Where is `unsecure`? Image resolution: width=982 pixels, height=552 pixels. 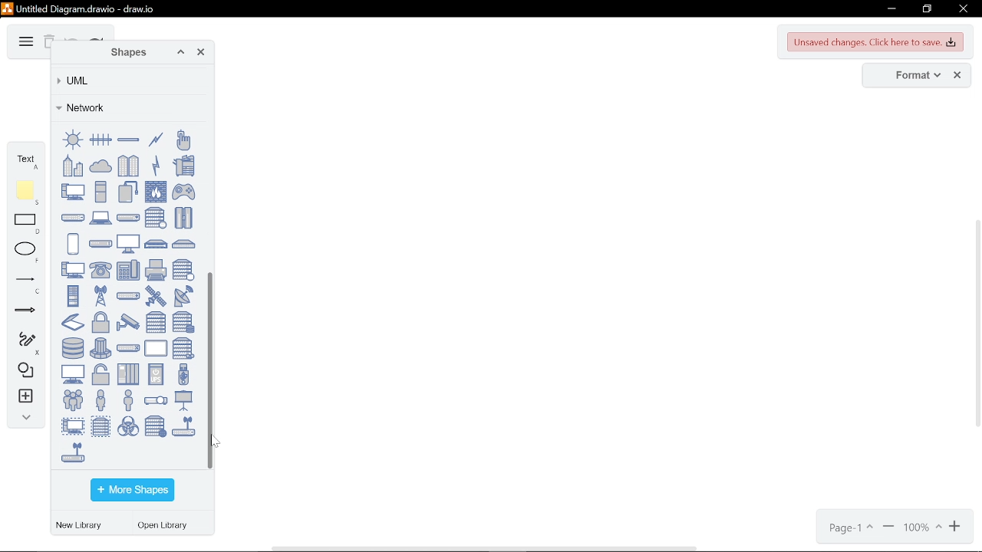
unsecure is located at coordinates (101, 375).